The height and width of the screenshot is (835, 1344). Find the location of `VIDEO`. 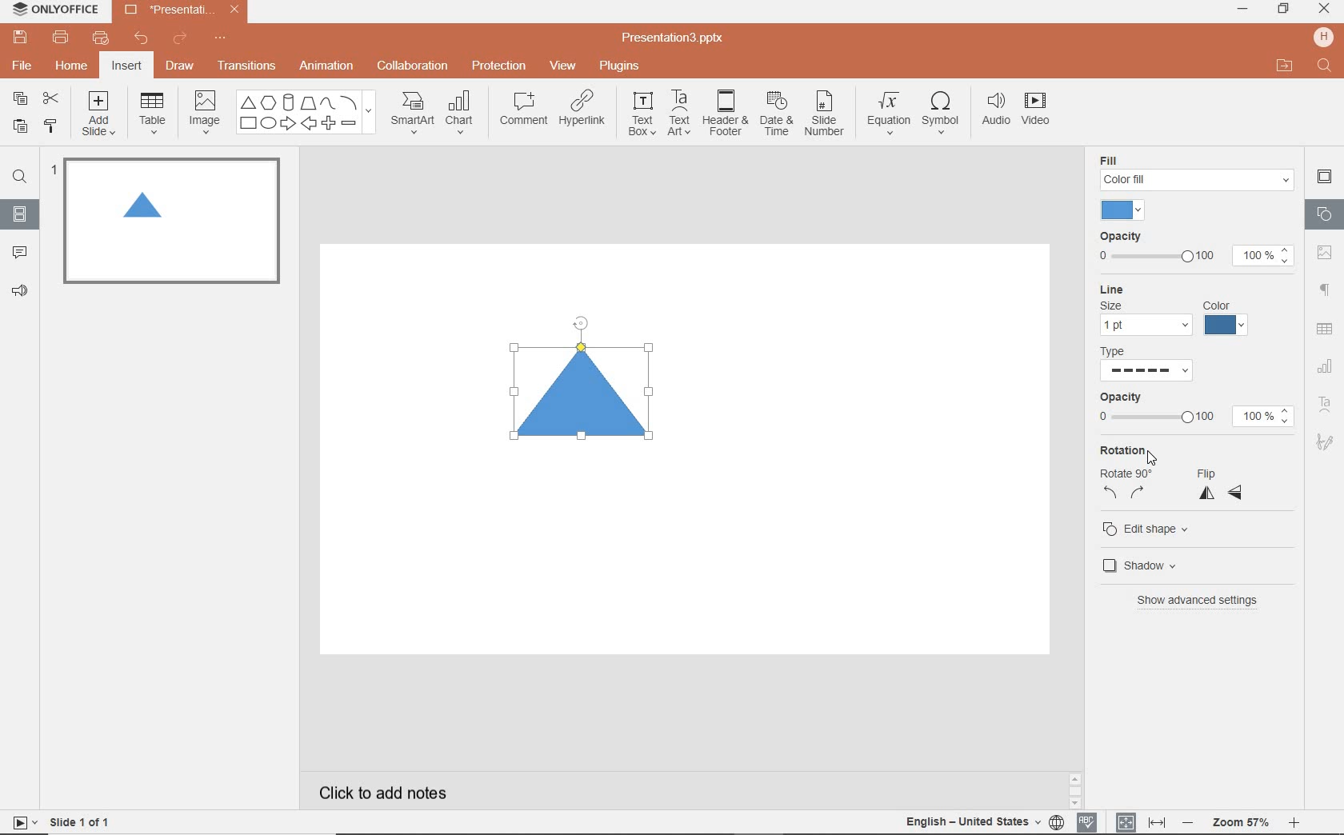

VIDEO is located at coordinates (1041, 112).